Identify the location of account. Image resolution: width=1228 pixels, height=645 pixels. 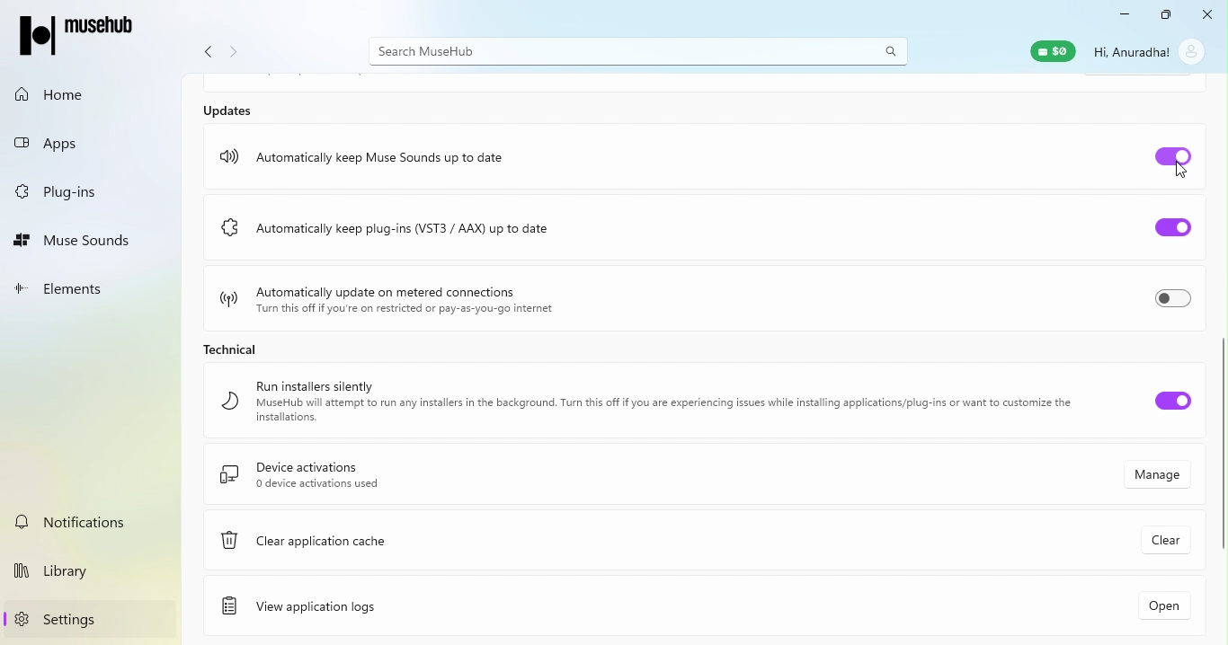
(1193, 51).